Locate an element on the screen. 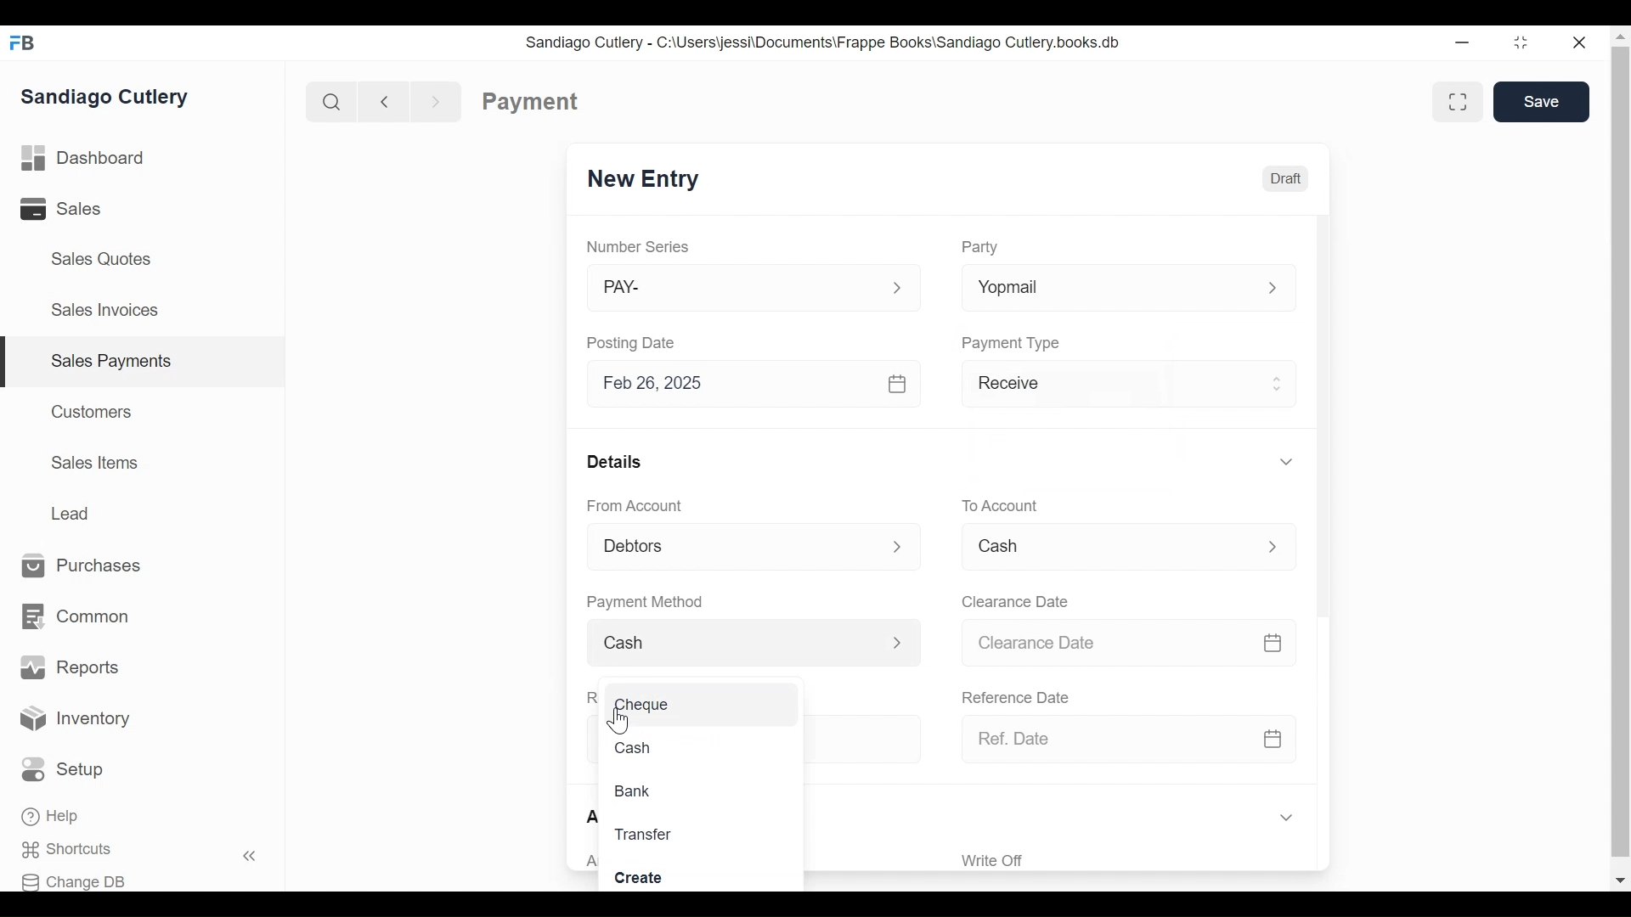  Scroll up is located at coordinates (1621, 37).